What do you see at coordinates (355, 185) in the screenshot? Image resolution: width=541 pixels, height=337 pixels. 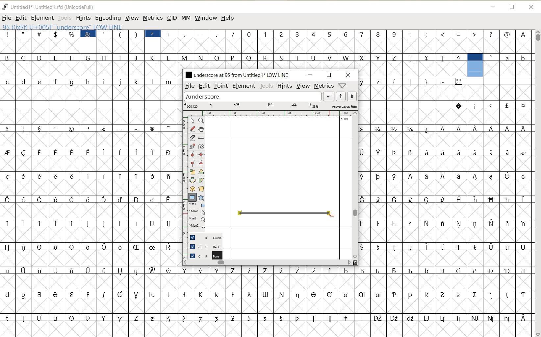 I see `SCROLLBAR` at bounding box center [355, 185].